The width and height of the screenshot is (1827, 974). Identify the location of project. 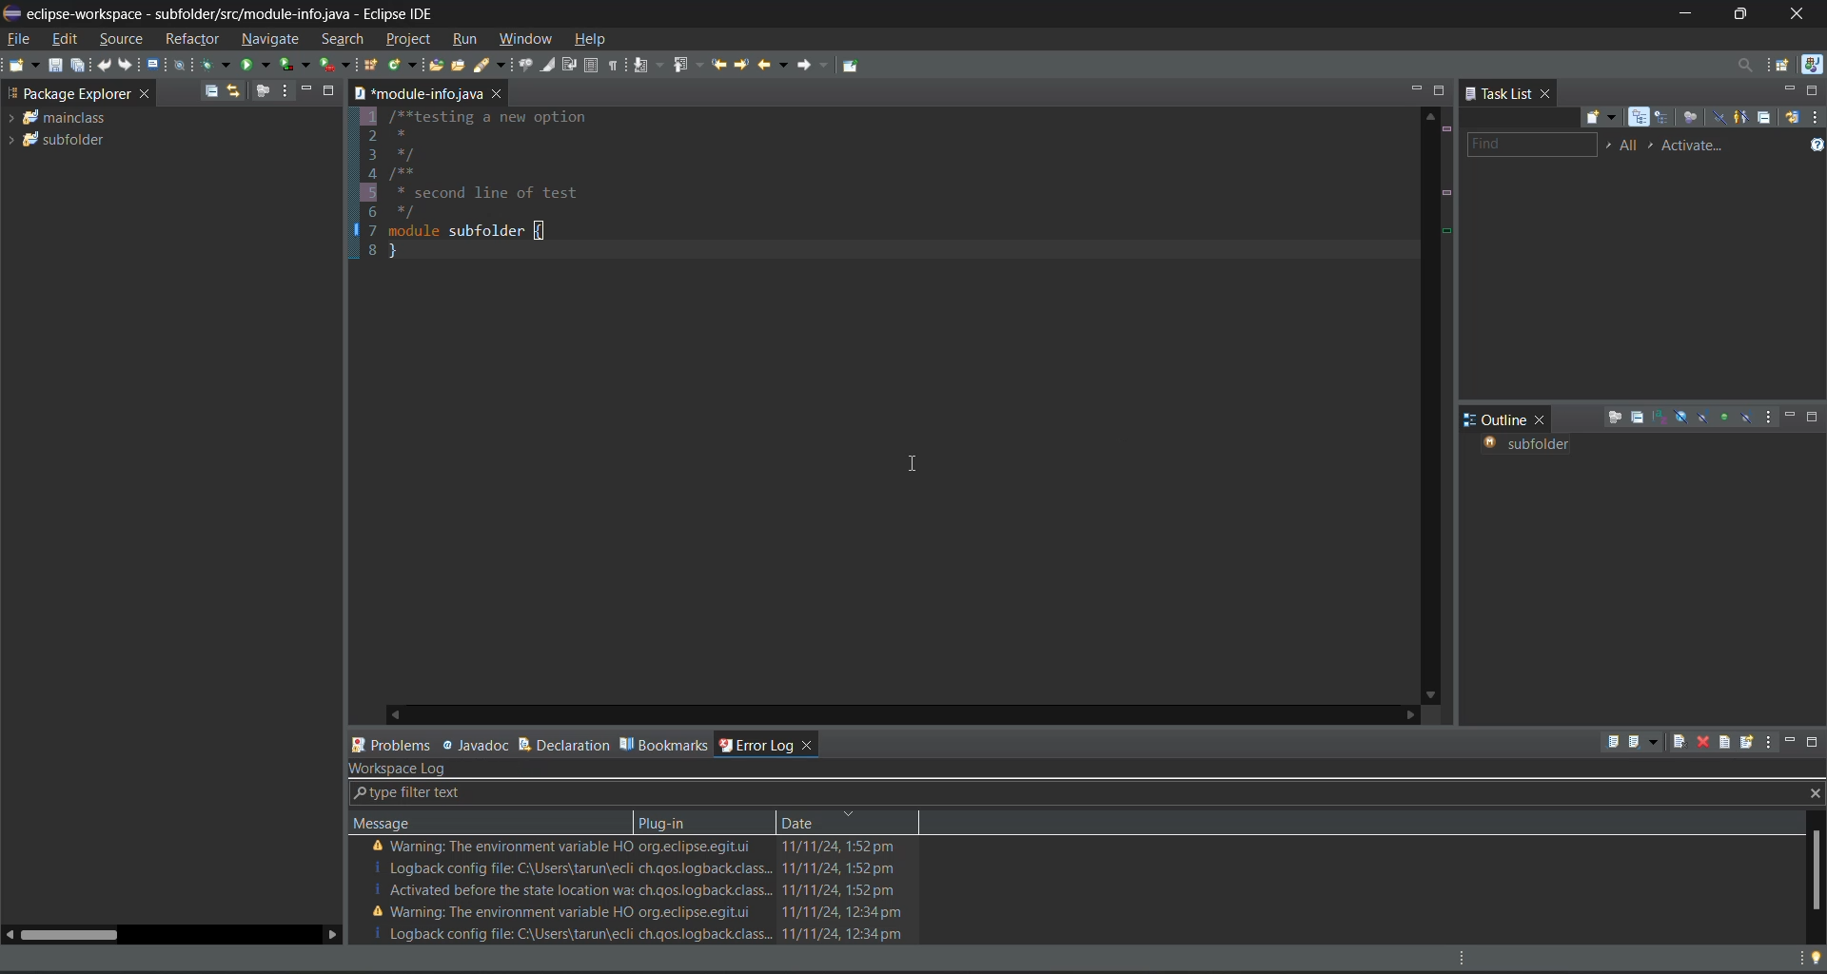
(410, 38).